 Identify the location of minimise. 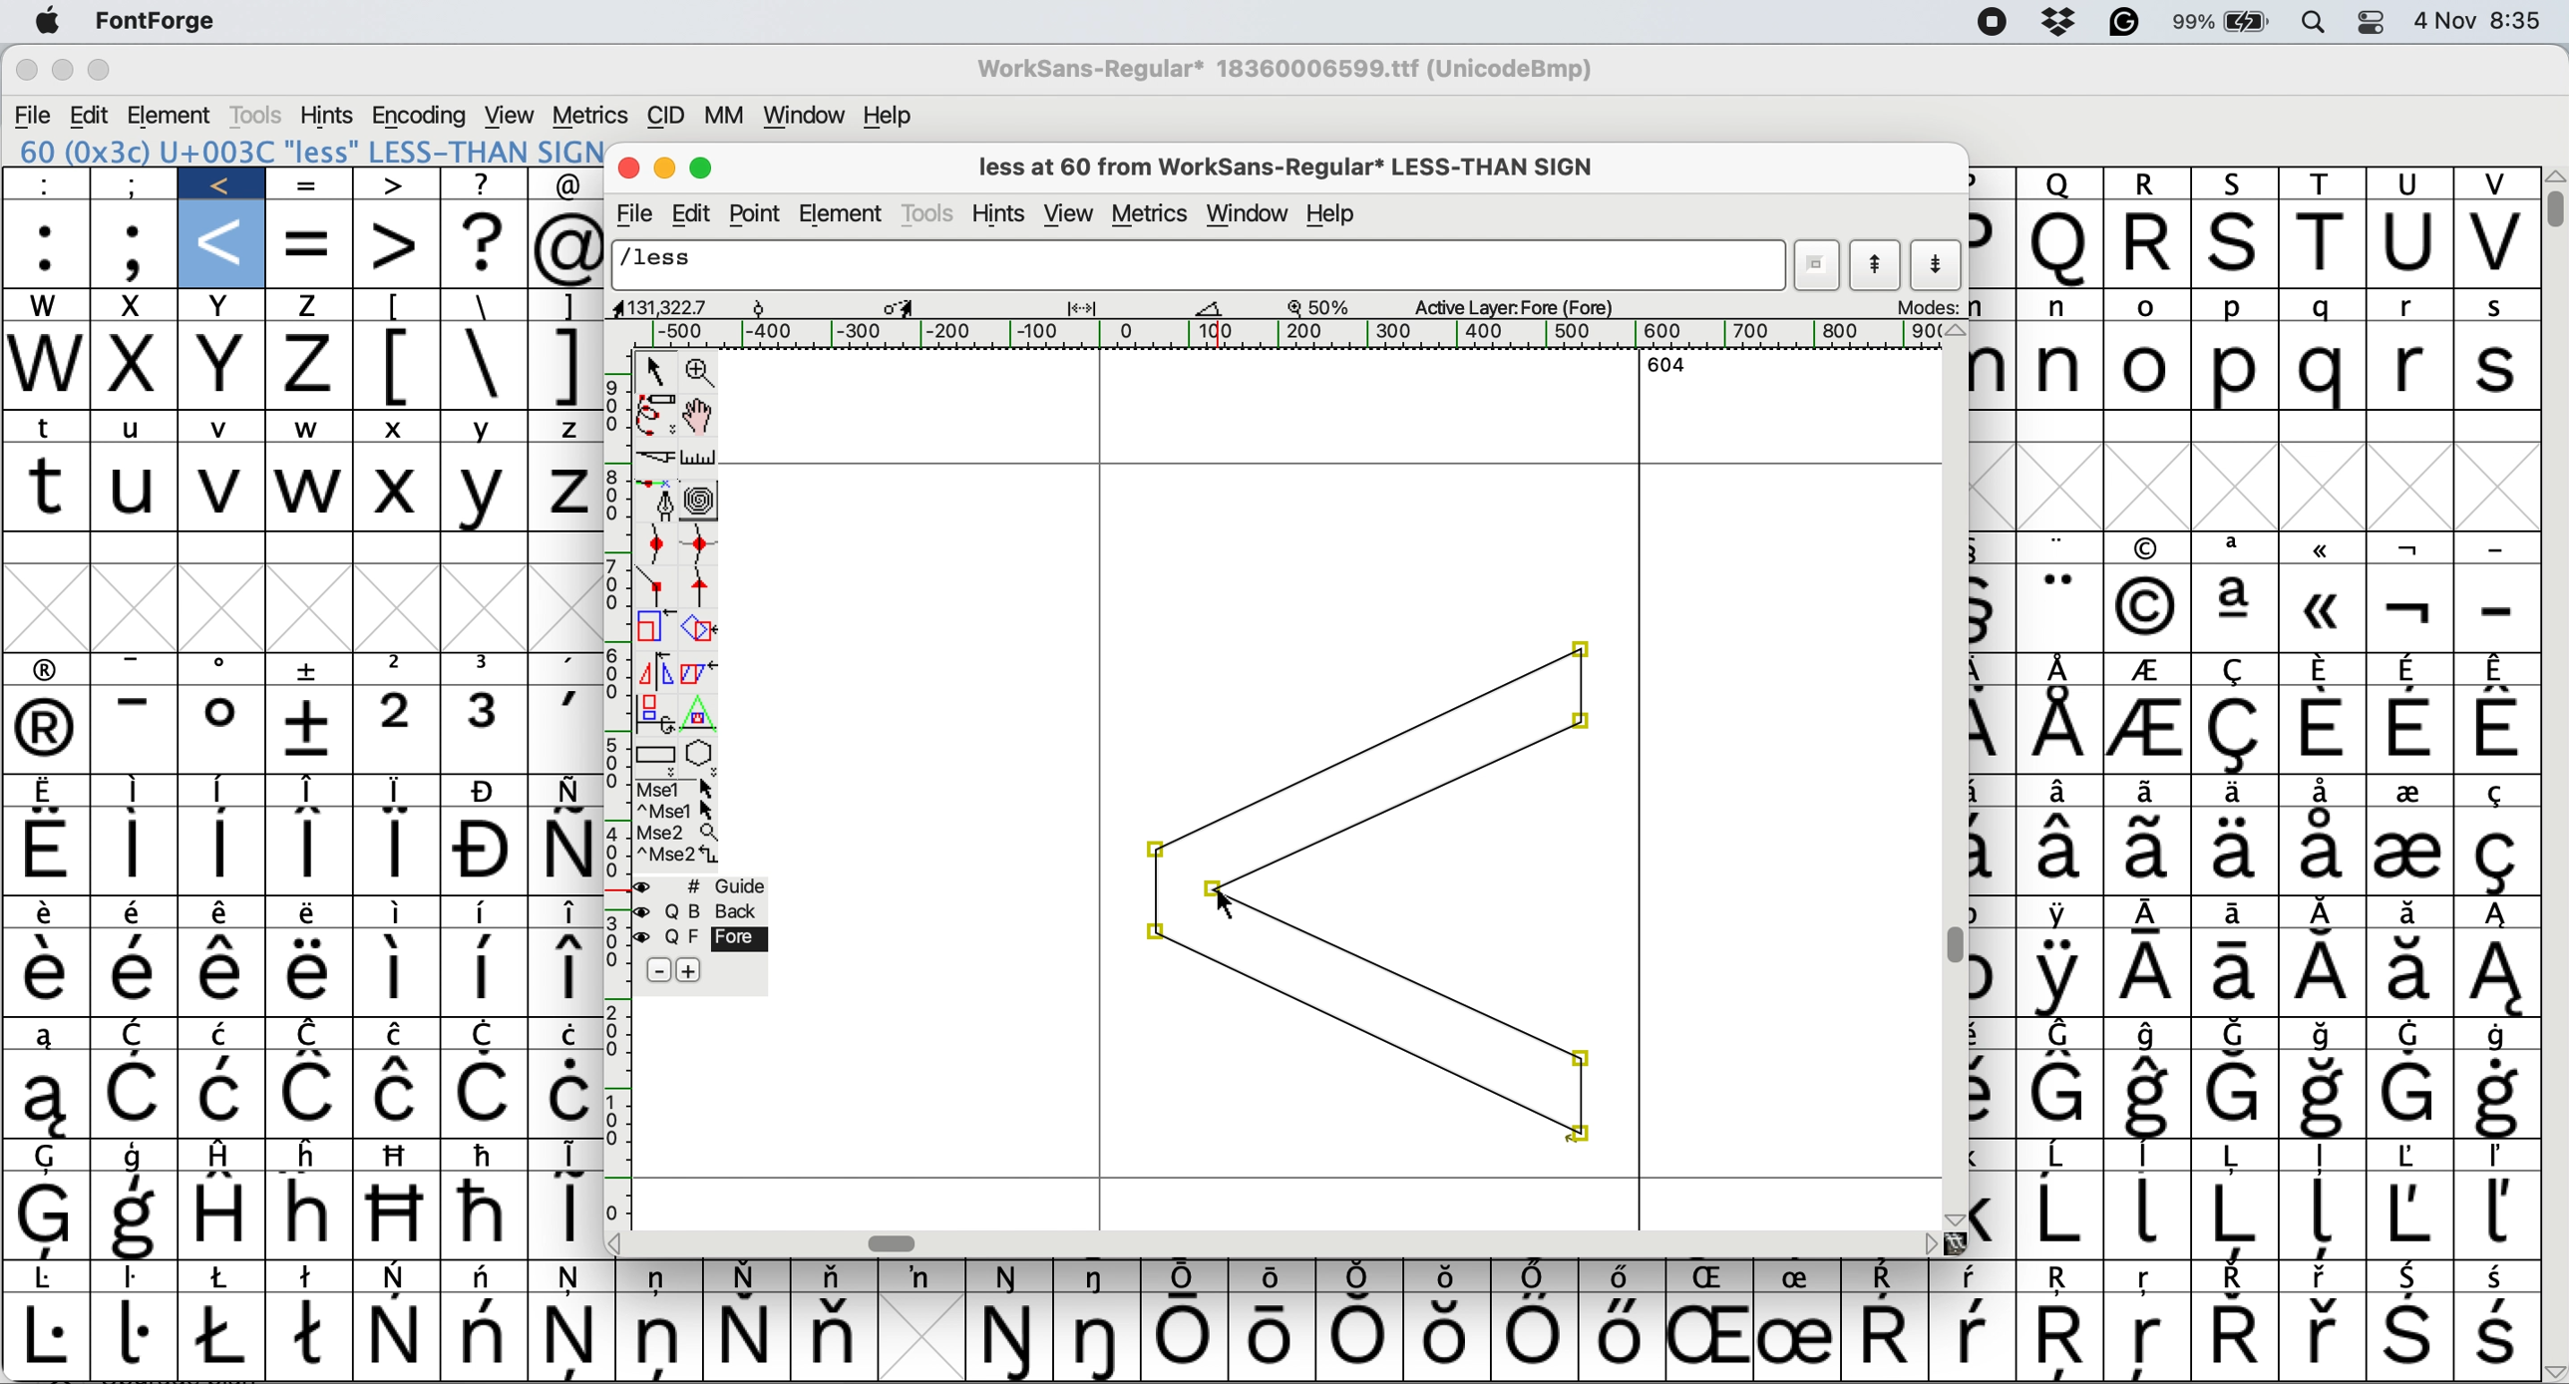
(64, 72).